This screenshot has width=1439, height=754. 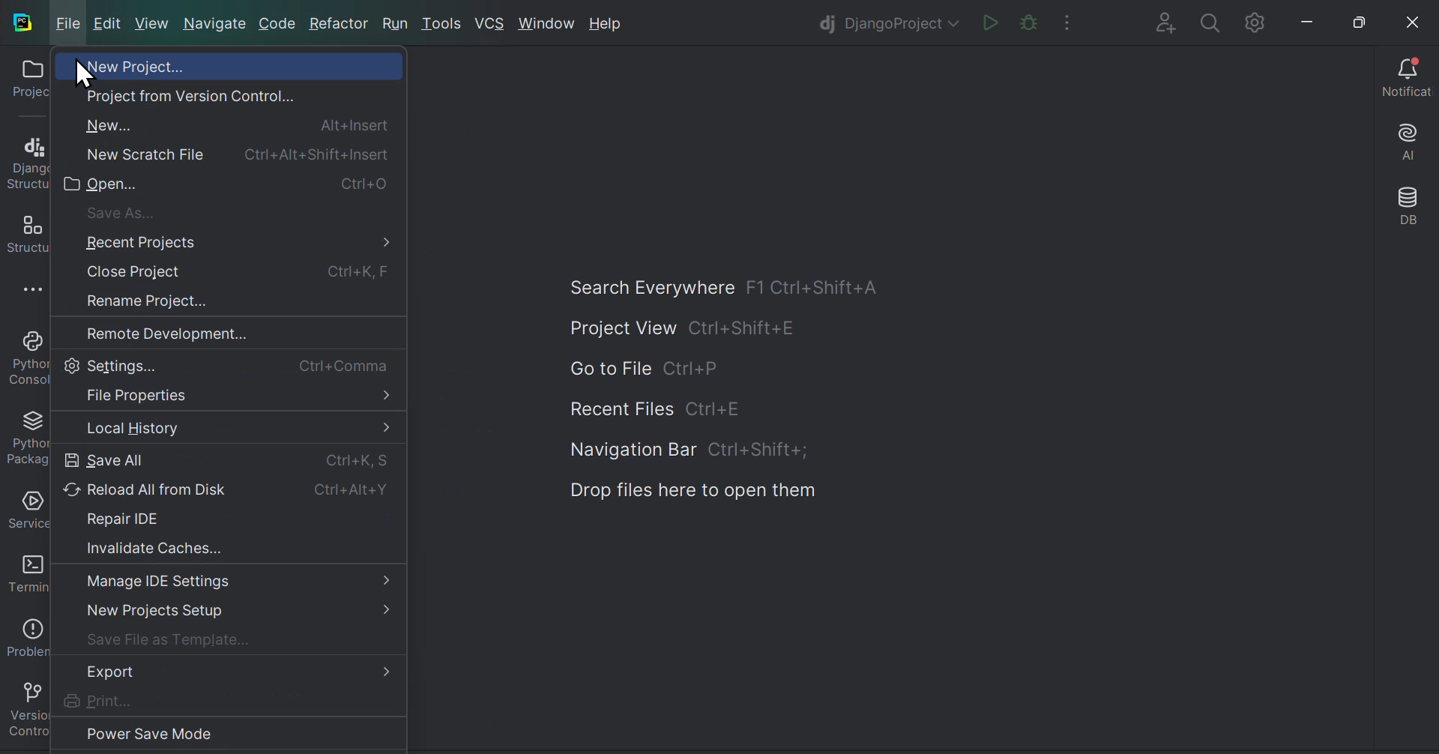 I want to click on Refractor, so click(x=339, y=22).